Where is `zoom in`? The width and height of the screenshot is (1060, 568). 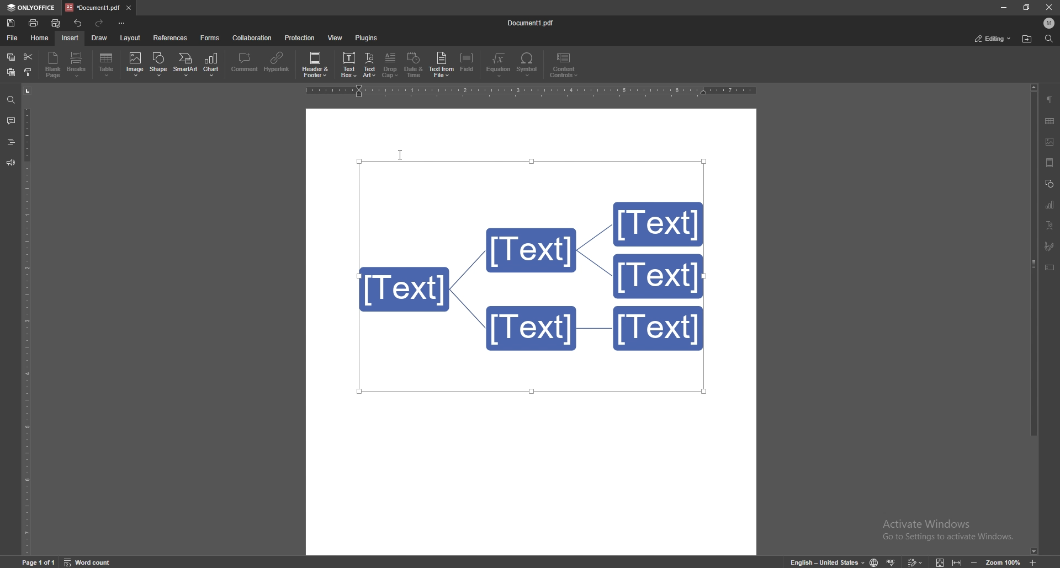 zoom in is located at coordinates (1035, 562).